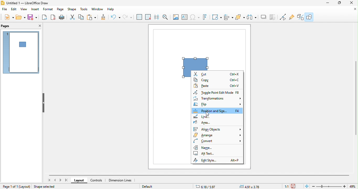 This screenshot has height=189, width=358. Describe the element at coordinates (185, 17) in the screenshot. I see `text box` at that location.